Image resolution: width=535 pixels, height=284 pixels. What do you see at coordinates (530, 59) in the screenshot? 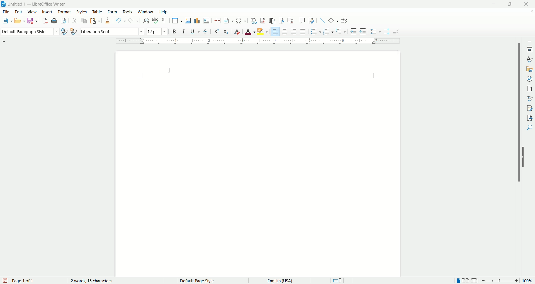
I see `styles` at bounding box center [530, 59].